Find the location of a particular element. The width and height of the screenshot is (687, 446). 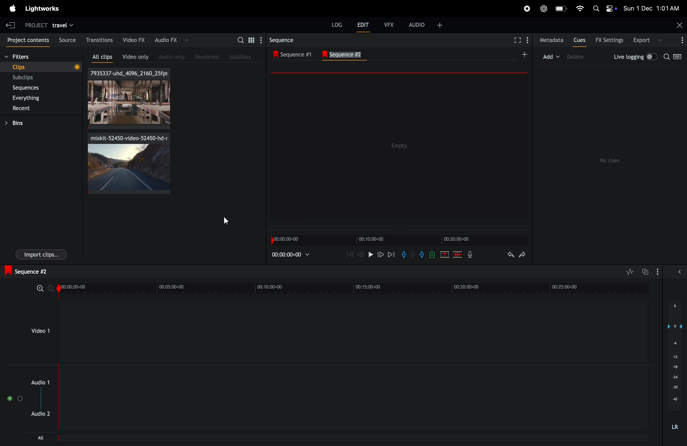

recents is located at coordinates (43, 108).